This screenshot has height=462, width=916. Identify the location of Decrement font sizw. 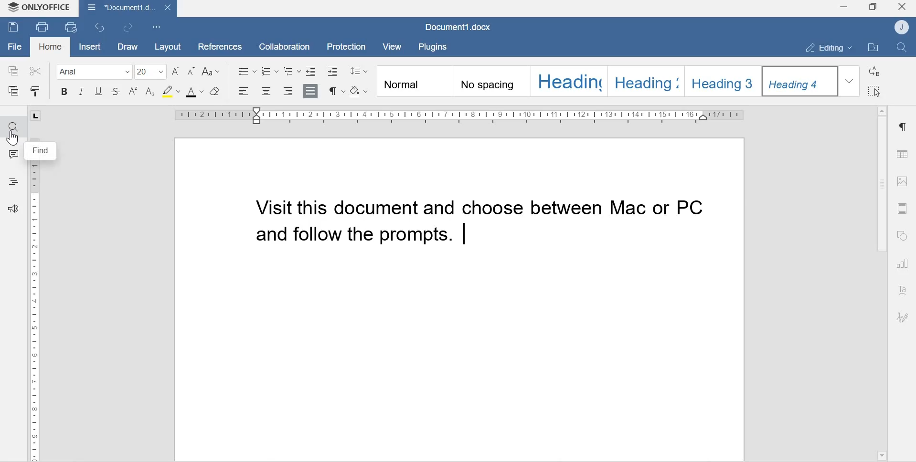
(192, 72).